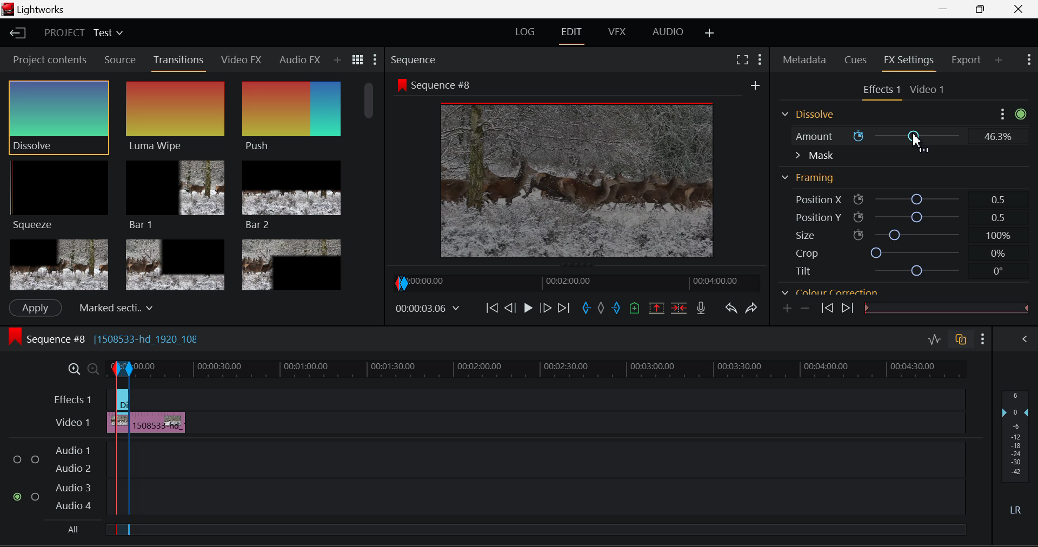 The image size is (1038, 547). What do you see at coordinates (1022, 201) in the screenshot?
I see `Scroll Bar` at bounding box center [1022, 201].